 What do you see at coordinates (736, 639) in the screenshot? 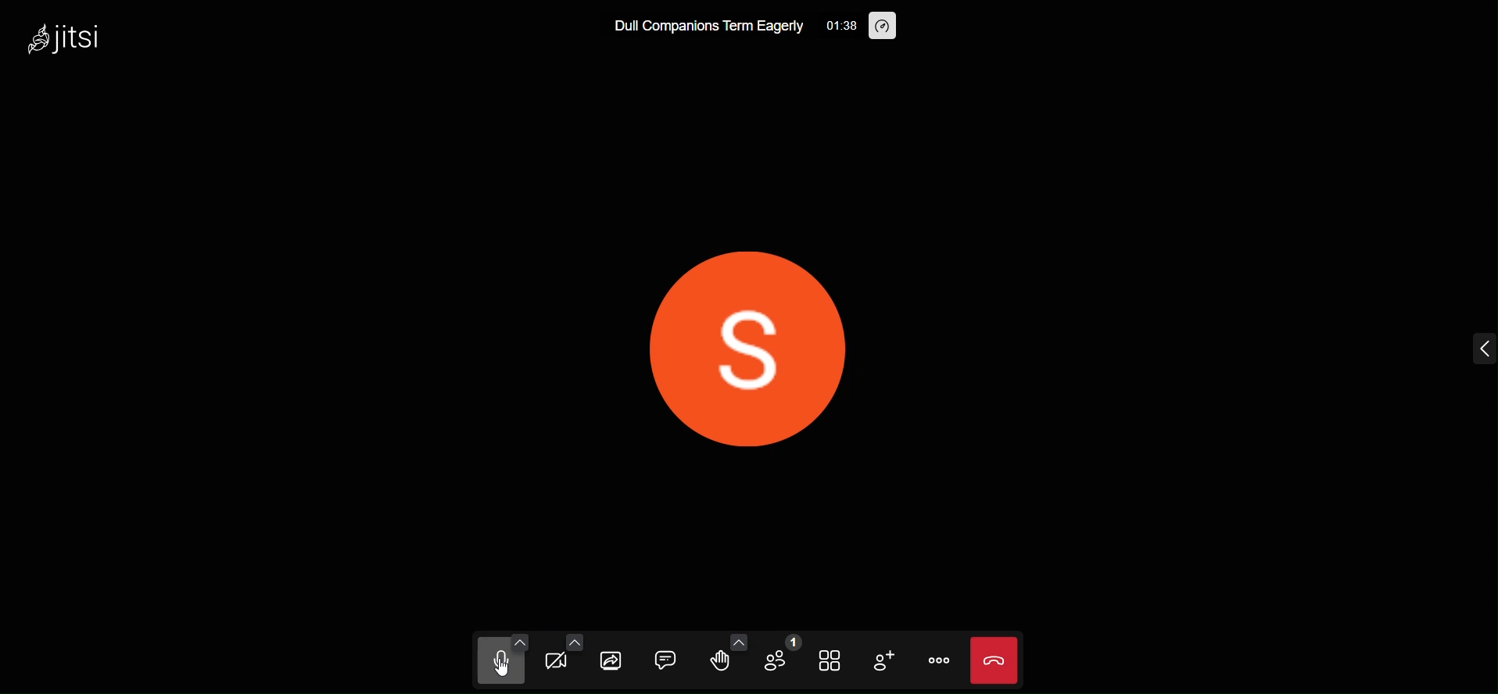
I see `more emoji` at bounding box center [736, 639].